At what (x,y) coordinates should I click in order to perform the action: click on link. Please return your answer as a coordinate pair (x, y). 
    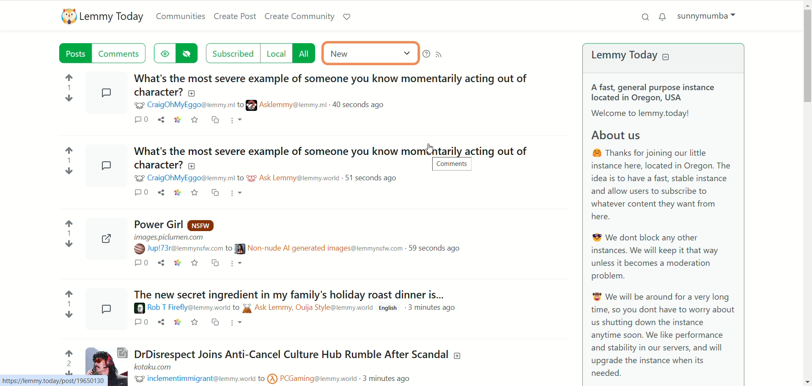
    Looking at the image, I should click on (178, 119).